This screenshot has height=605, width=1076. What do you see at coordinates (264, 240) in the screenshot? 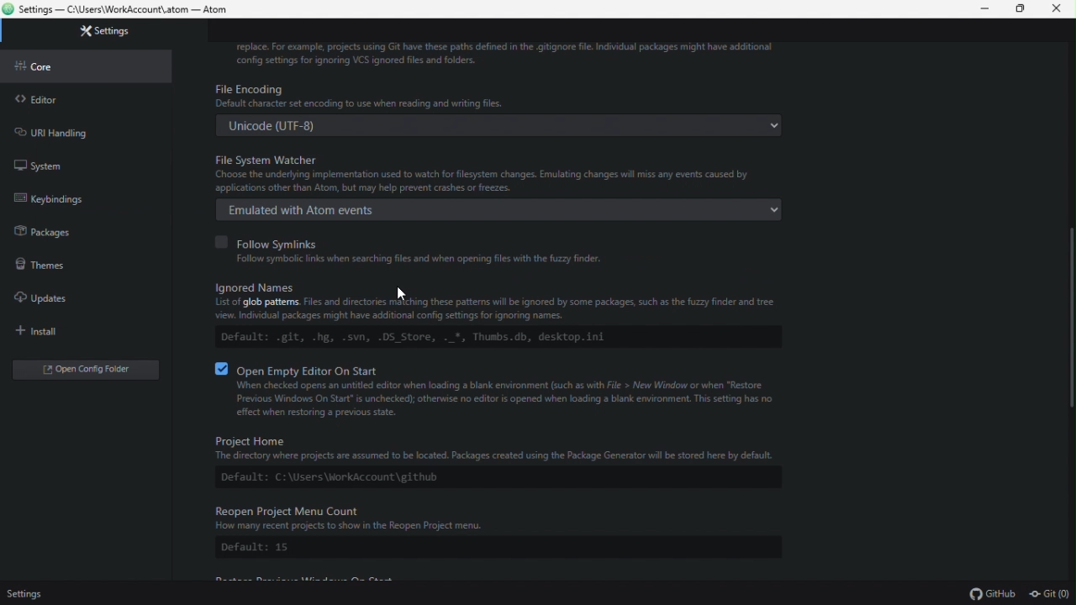
I see `Follow Symilinks` at bounding box center [264, 240].